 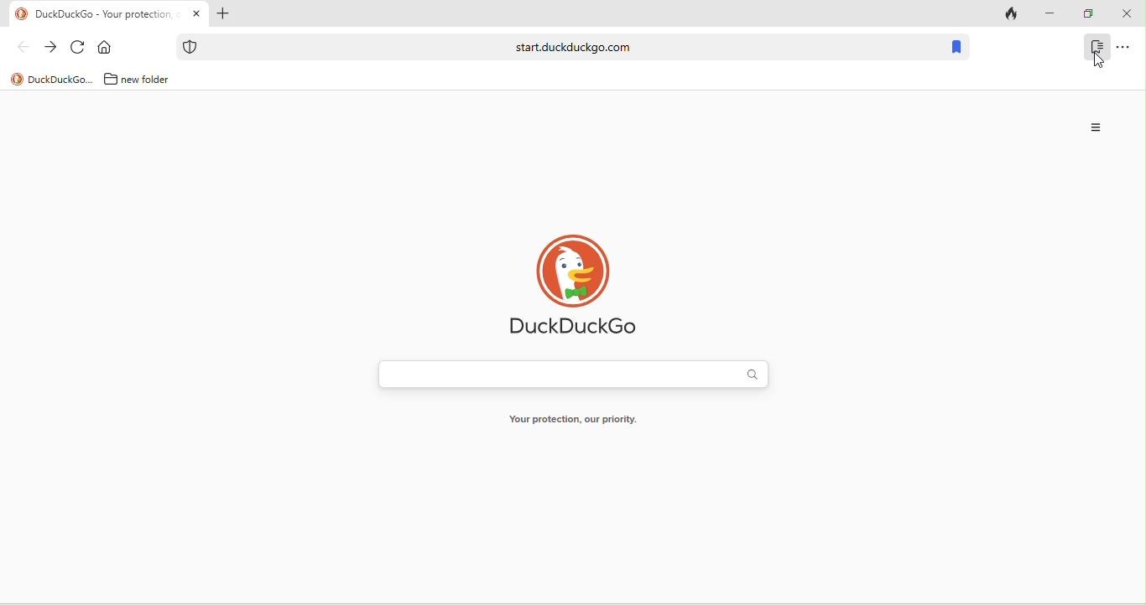 What do you see at coordinates (1102, 63) in the screenshot?
I see `cursor` at bounding box center [1102, 63].